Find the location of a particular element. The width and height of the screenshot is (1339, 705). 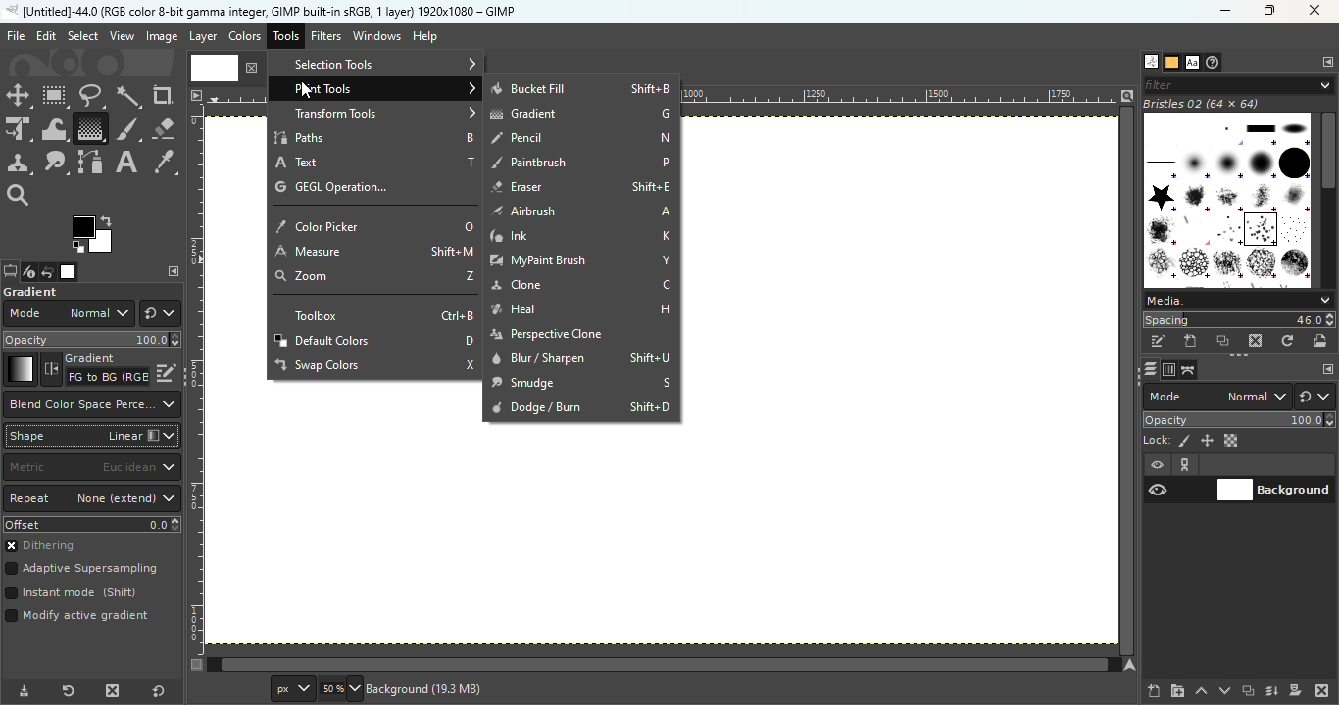

Image is located at coordinates (161, 37).